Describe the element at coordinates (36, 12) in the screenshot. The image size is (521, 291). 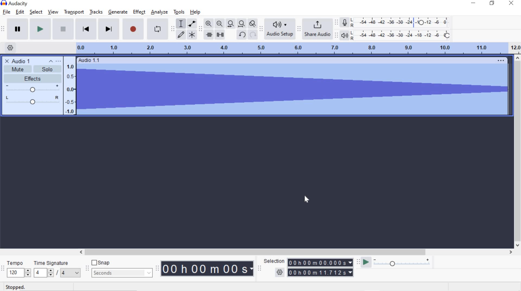
I see `select` at that location.